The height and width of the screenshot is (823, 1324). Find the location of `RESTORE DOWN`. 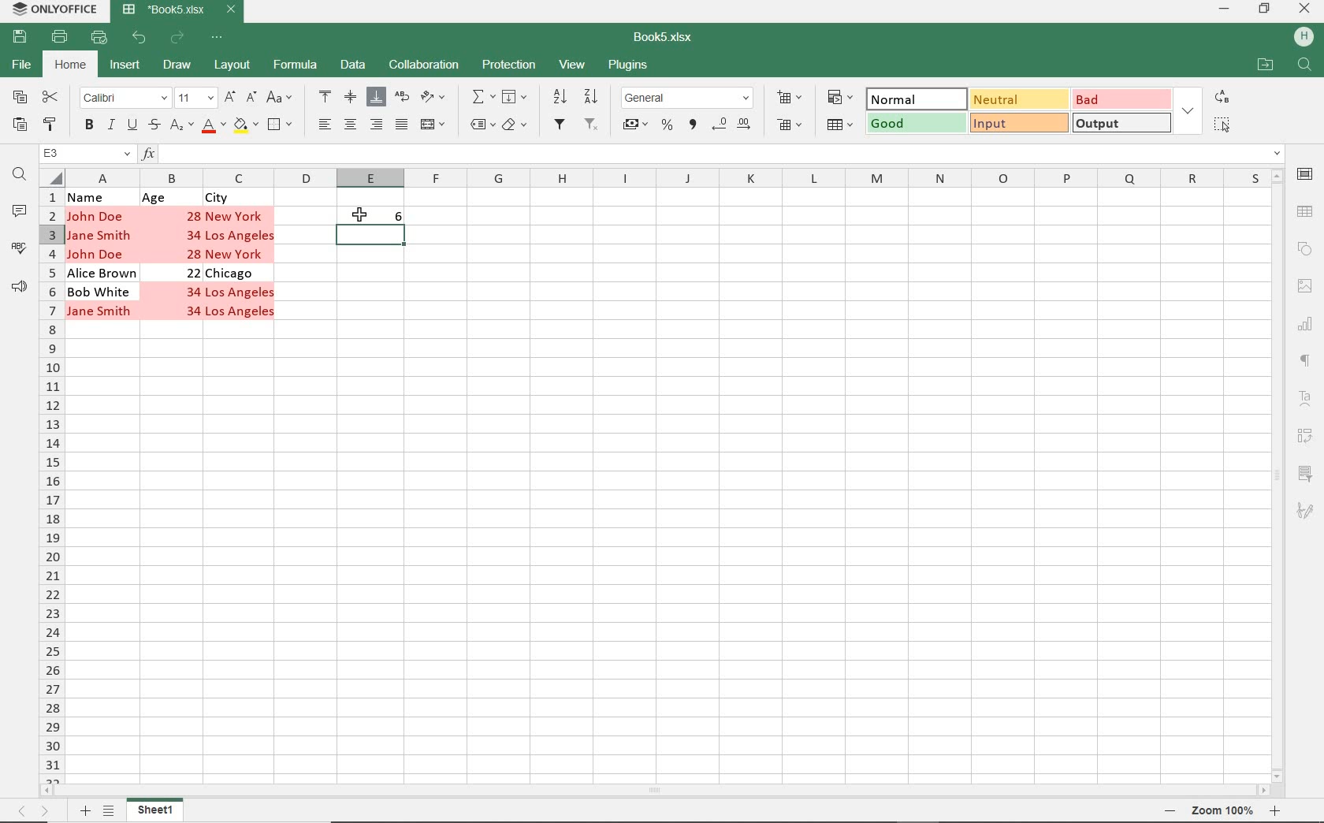

RESTORE DOWN is located at coordinates (1266, 9).